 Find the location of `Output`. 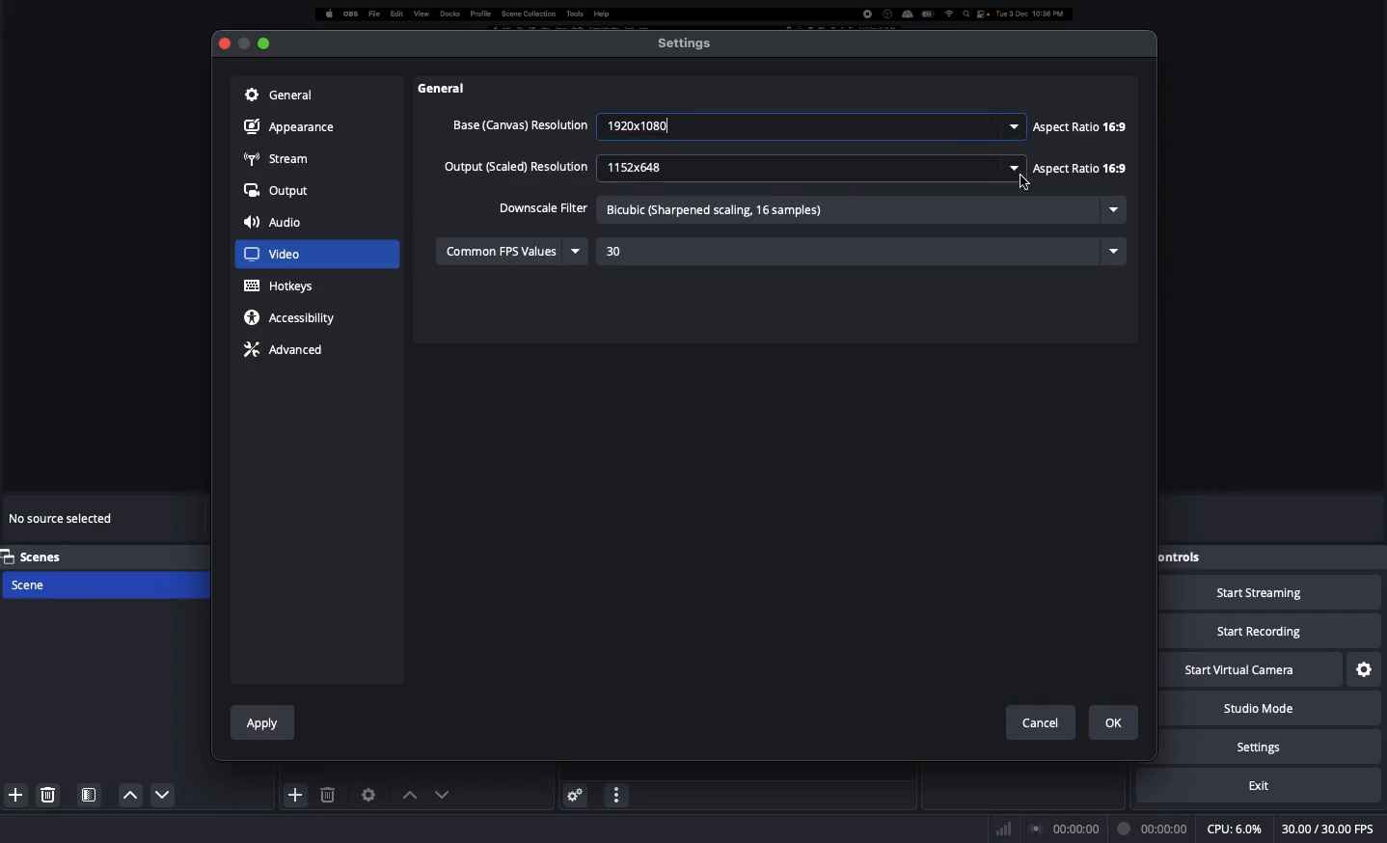

Output is located at coordinates (278, 192).